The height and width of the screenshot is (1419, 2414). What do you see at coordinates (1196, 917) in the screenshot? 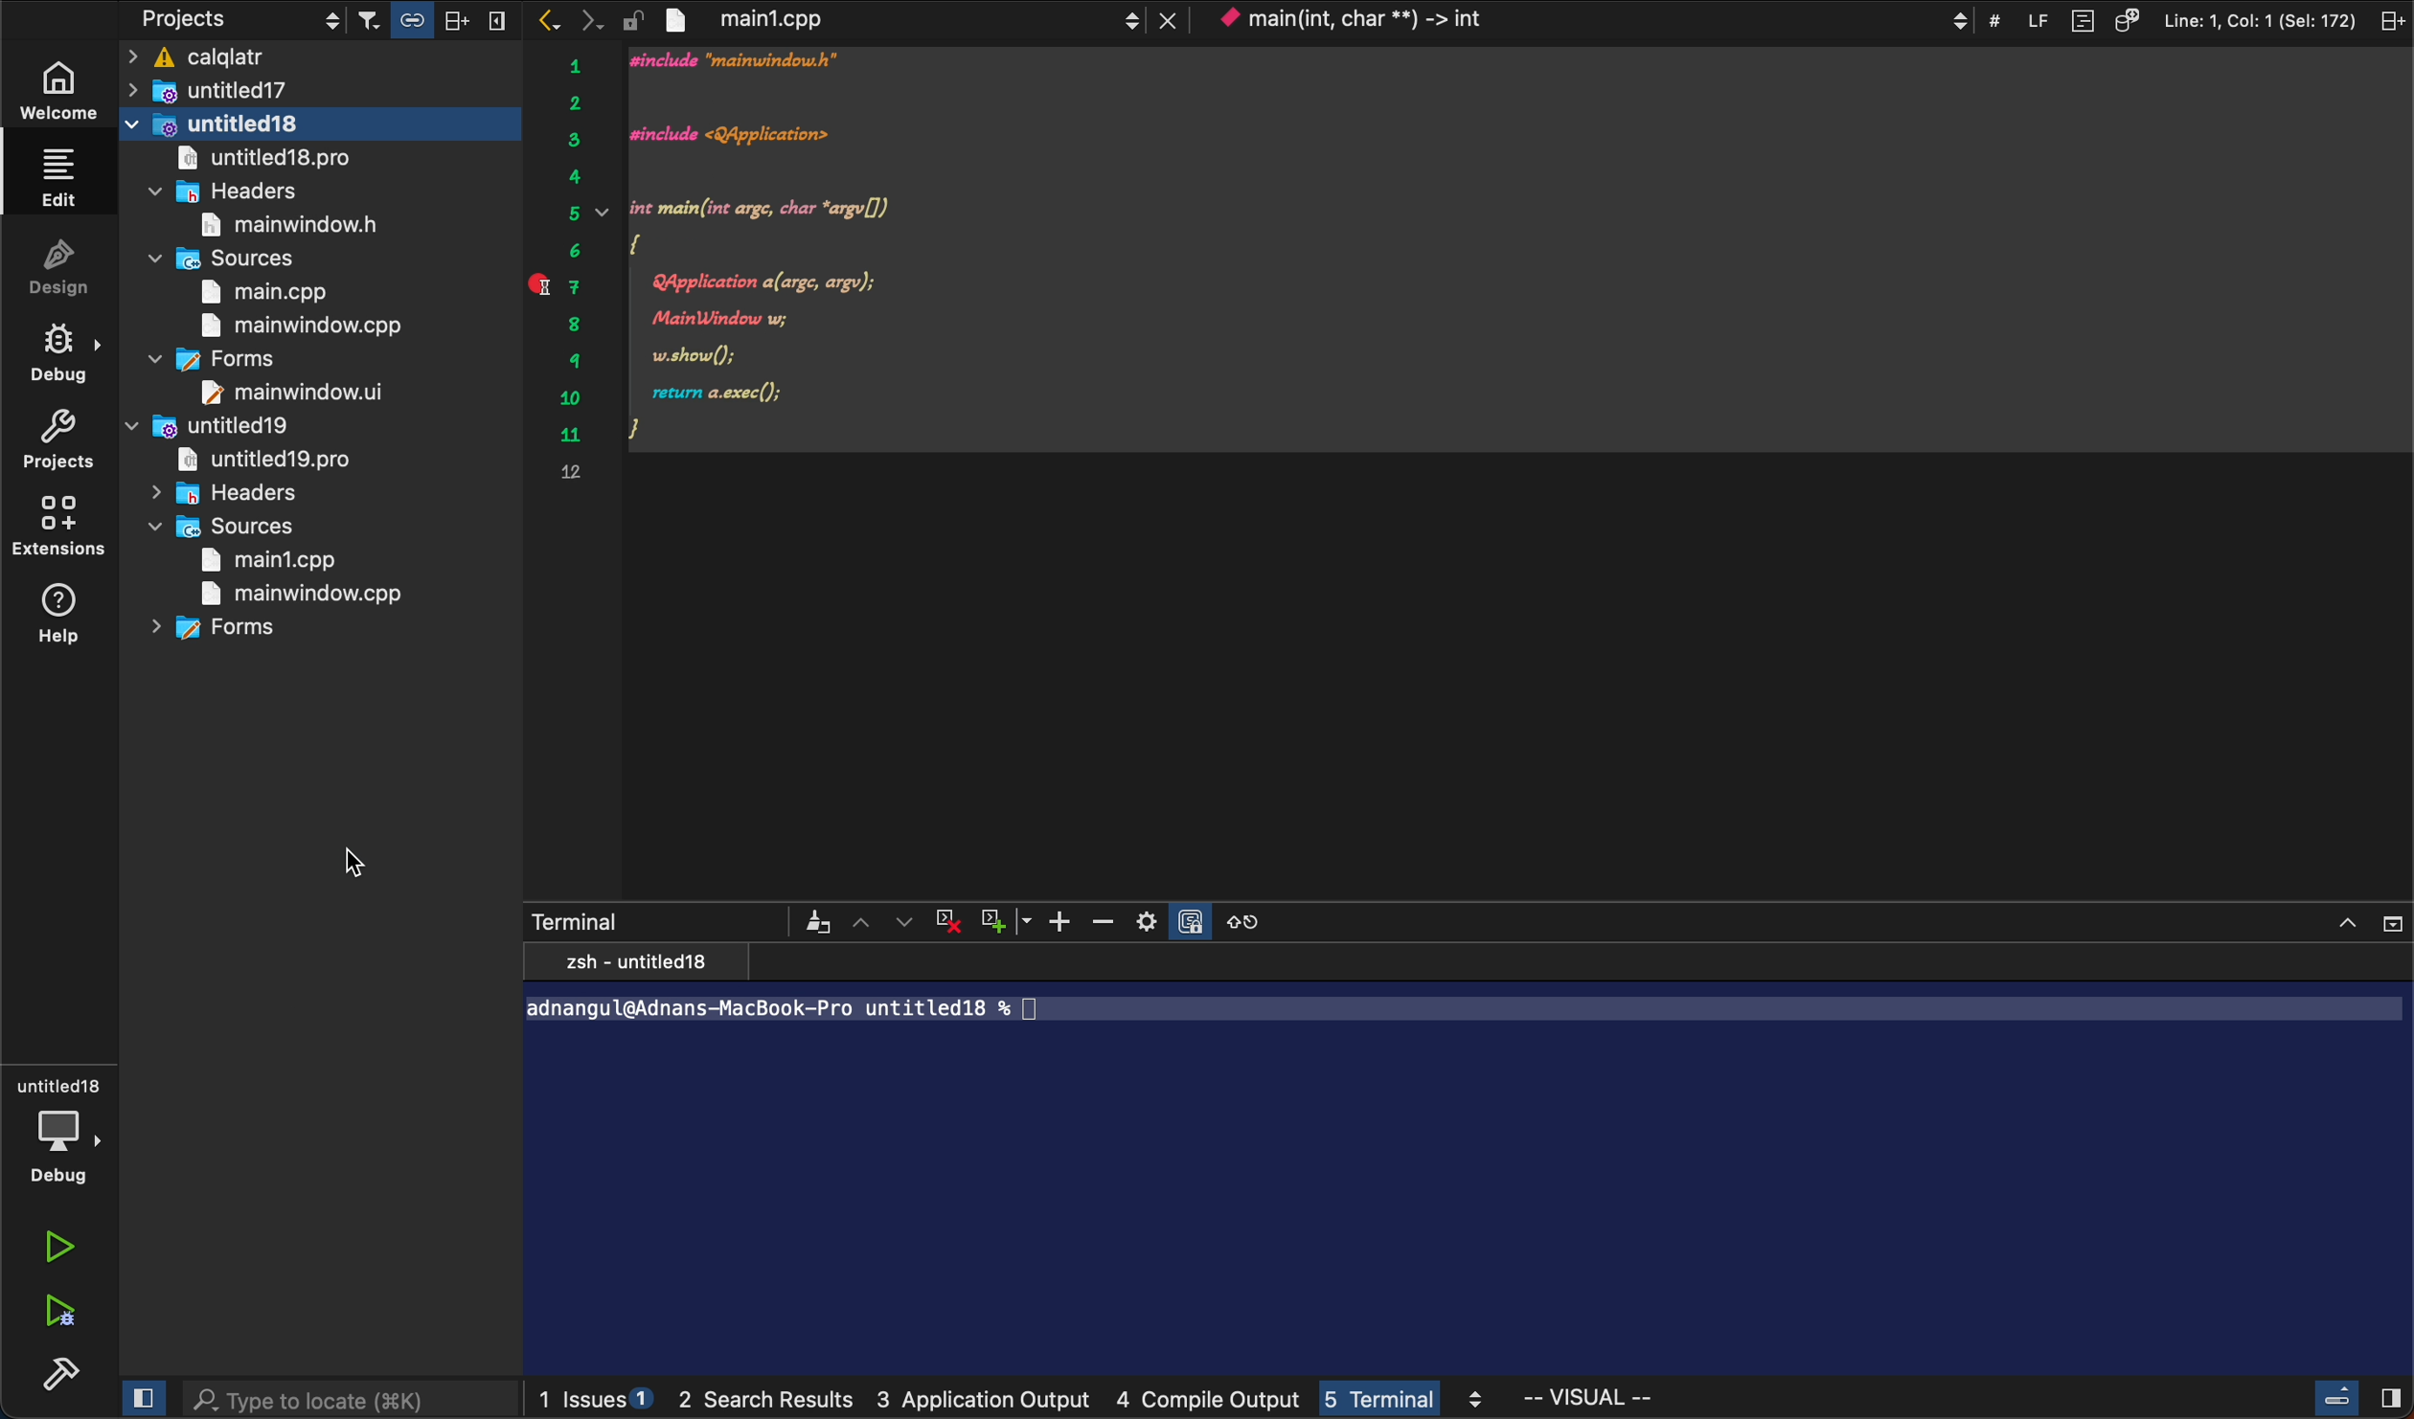
I see `` at bounding box center [1196, 917].